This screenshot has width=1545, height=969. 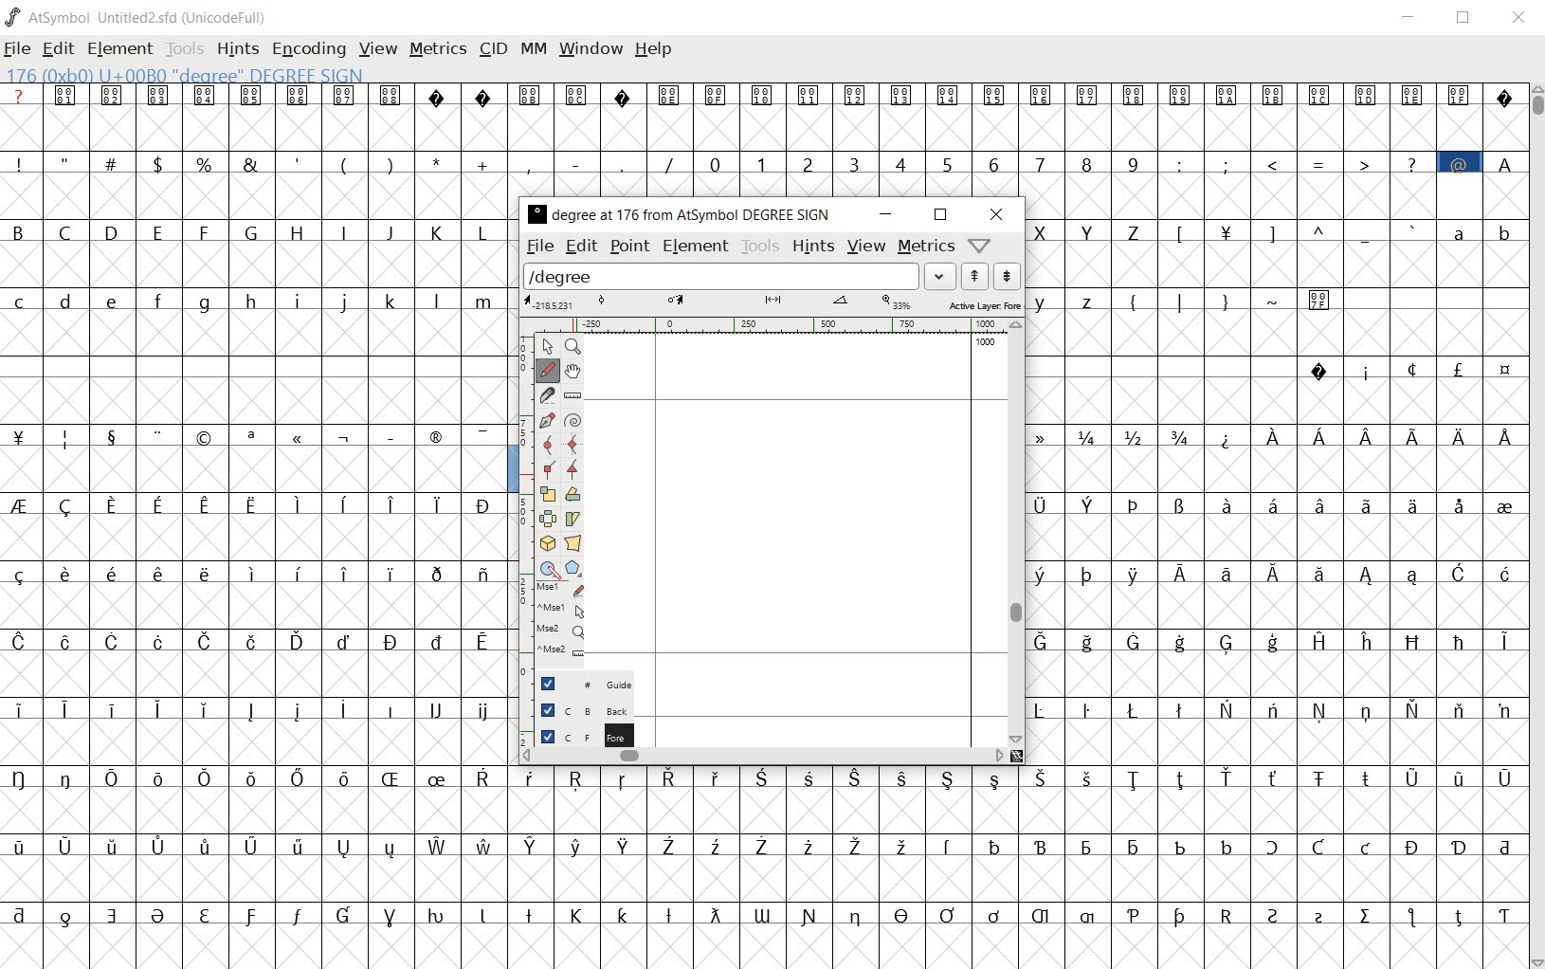 I want to click on unsupported character, so click(x=624, y=94).